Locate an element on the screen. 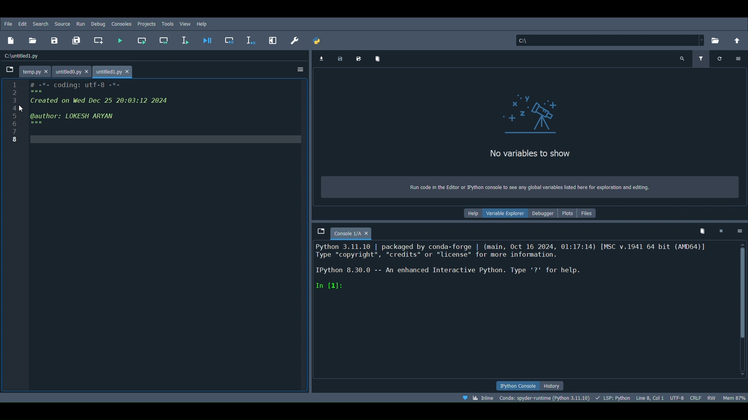 The width and height of the screenshot is (748, 420). Projects is located at coordinates (147, 24).